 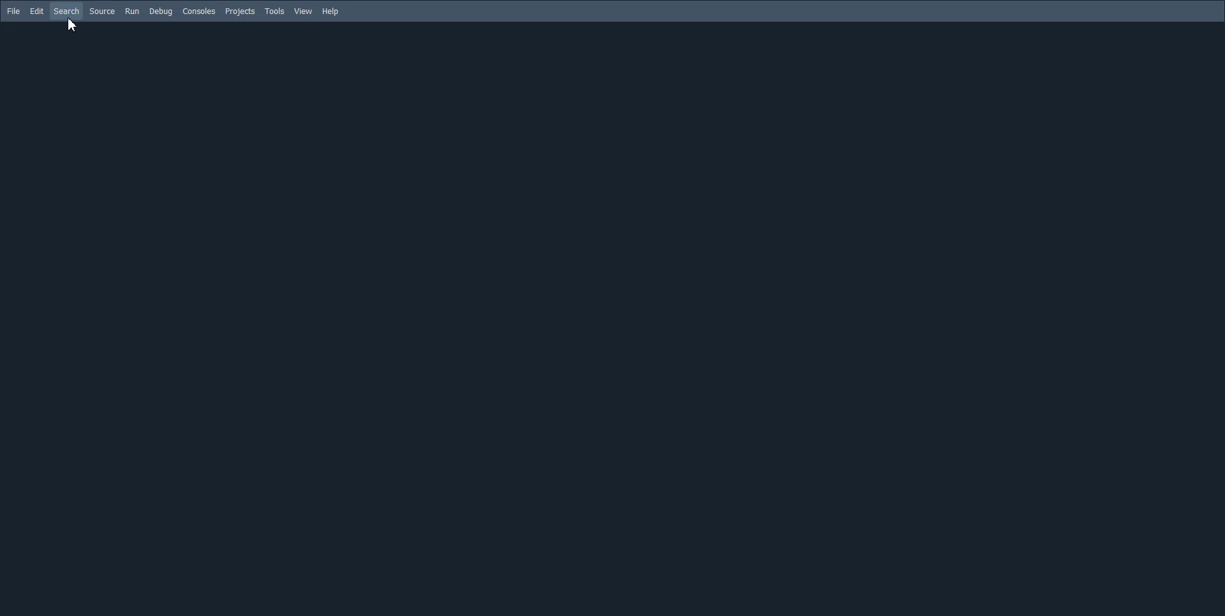 I want to click on View, so click(x=303, y=10).